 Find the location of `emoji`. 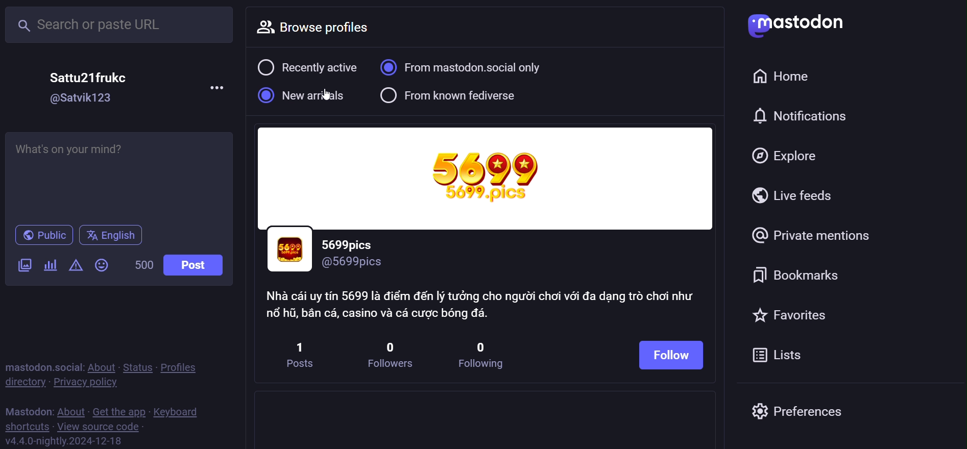

emoji is located at coordinates (101, 265).